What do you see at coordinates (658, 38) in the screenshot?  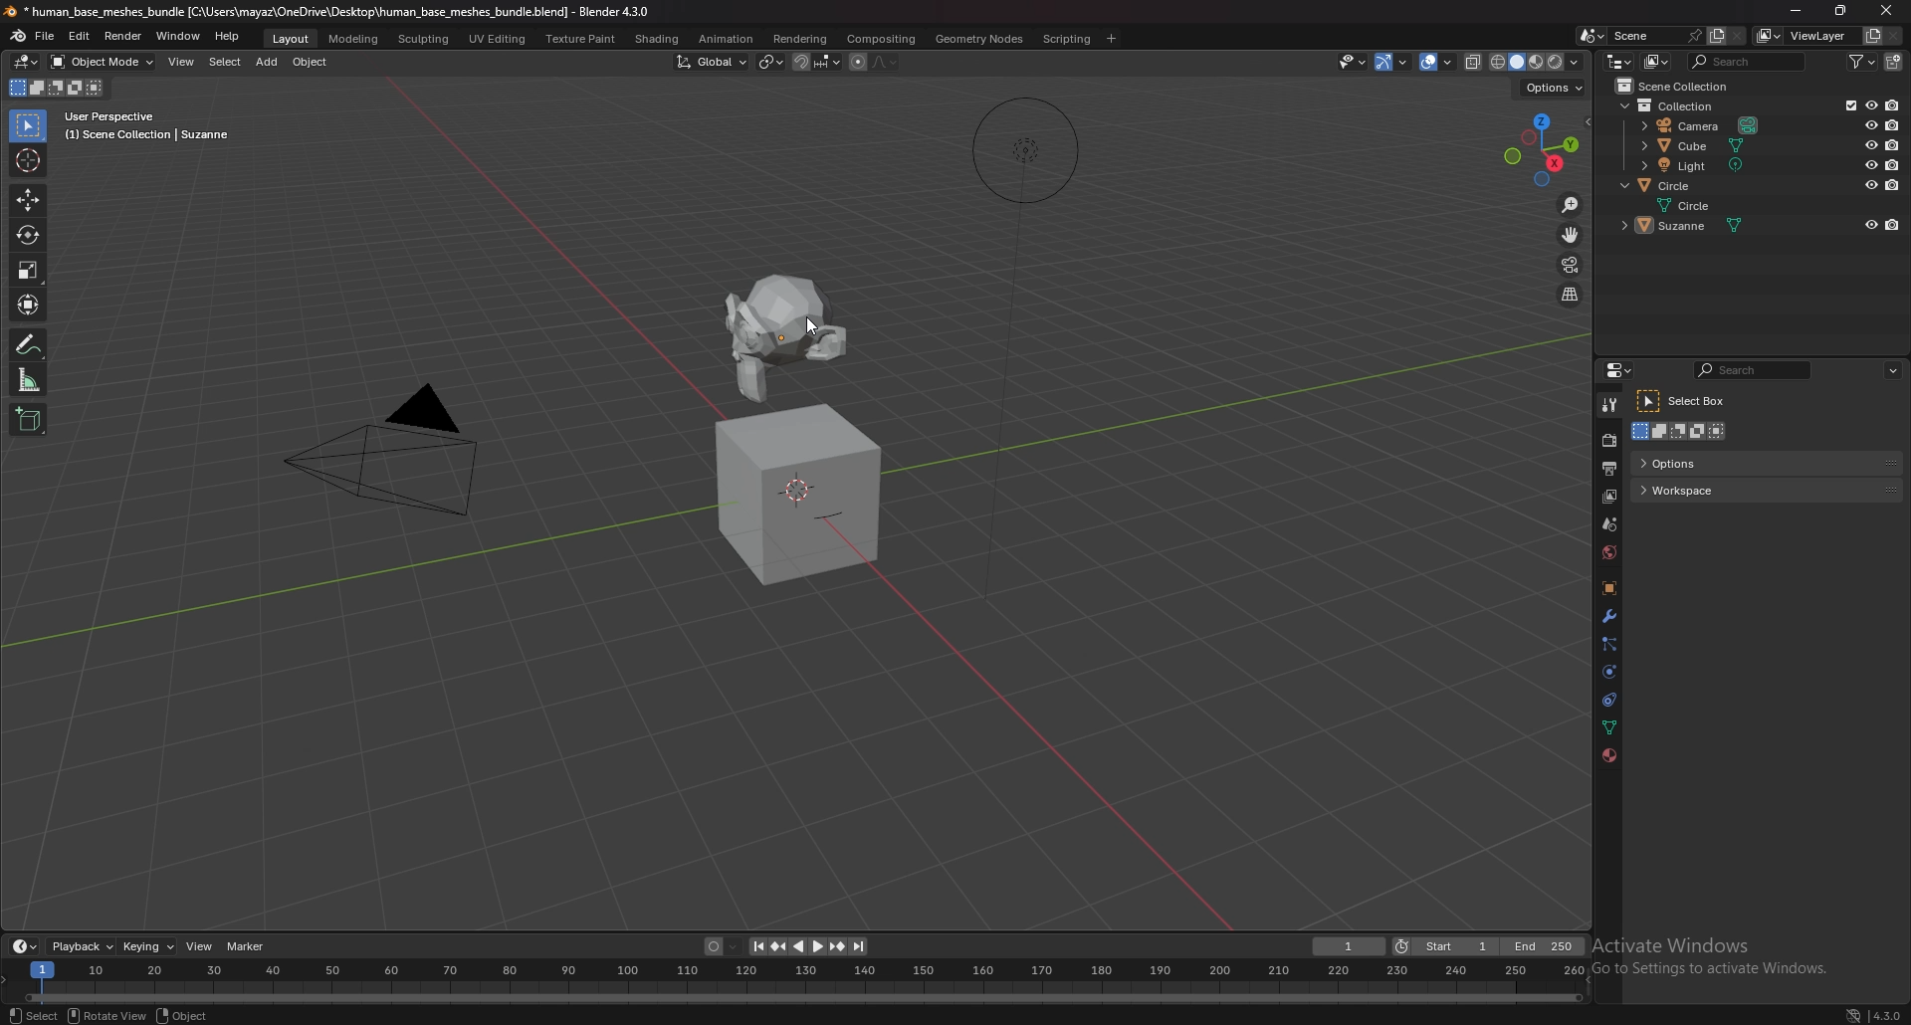 I see `shading` at bounding box center [658, 38].